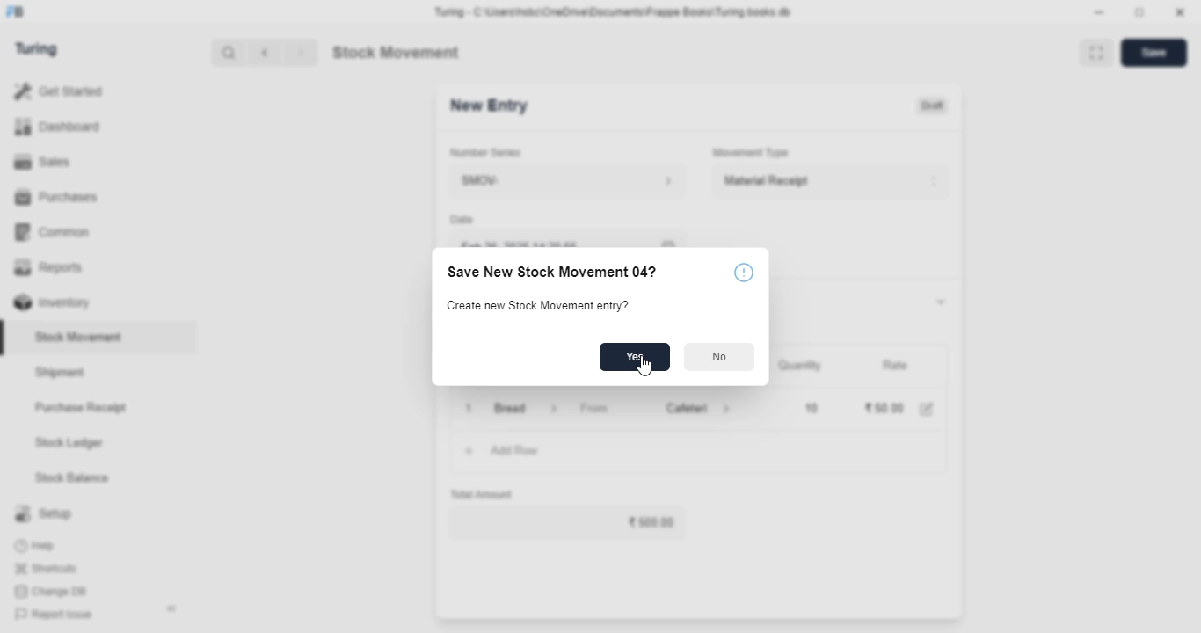 The width and height of the screenshot is (1201, 633). Describe the element at coordinates (538, 306) in the screenshot. I see `Create new Stock Movement entry?` at that location.